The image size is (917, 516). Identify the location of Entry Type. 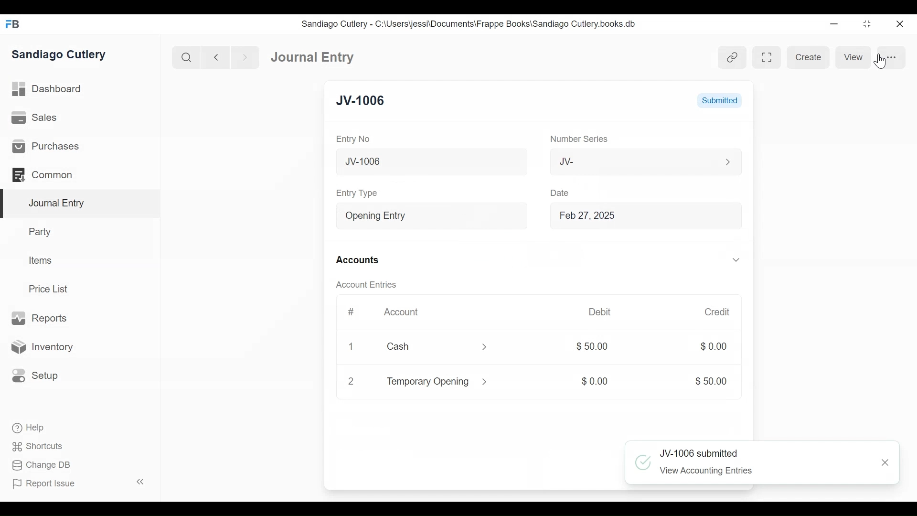
(359, 193).